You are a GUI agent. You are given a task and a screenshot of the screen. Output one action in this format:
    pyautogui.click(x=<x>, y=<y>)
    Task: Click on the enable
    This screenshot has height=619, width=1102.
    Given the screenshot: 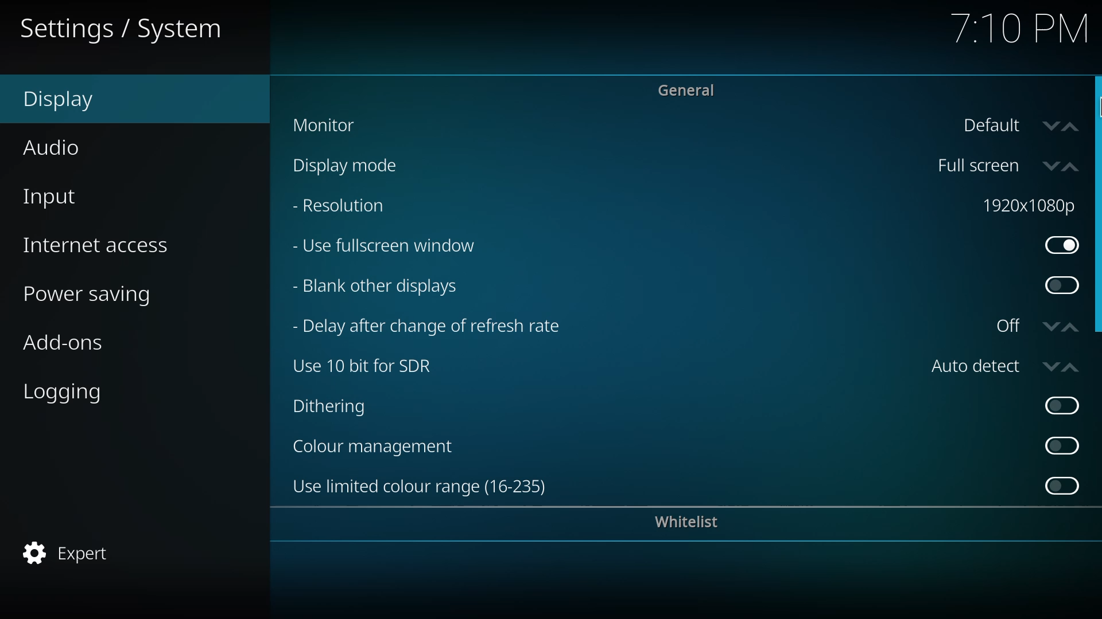 What is the action you would take?
    pyautogui.click(x=1062, y=446)
    